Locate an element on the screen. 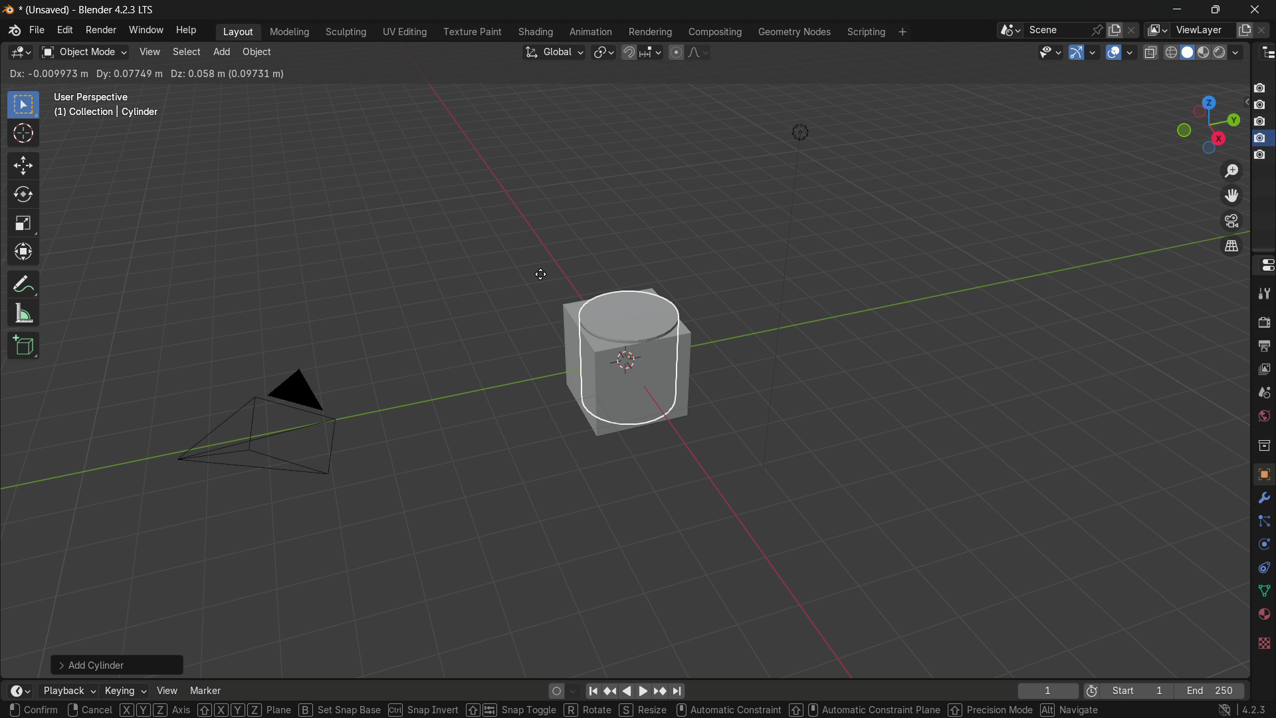 The height and width of the screenshot is (718, 1276). cube is located at coordinates (620, 358).